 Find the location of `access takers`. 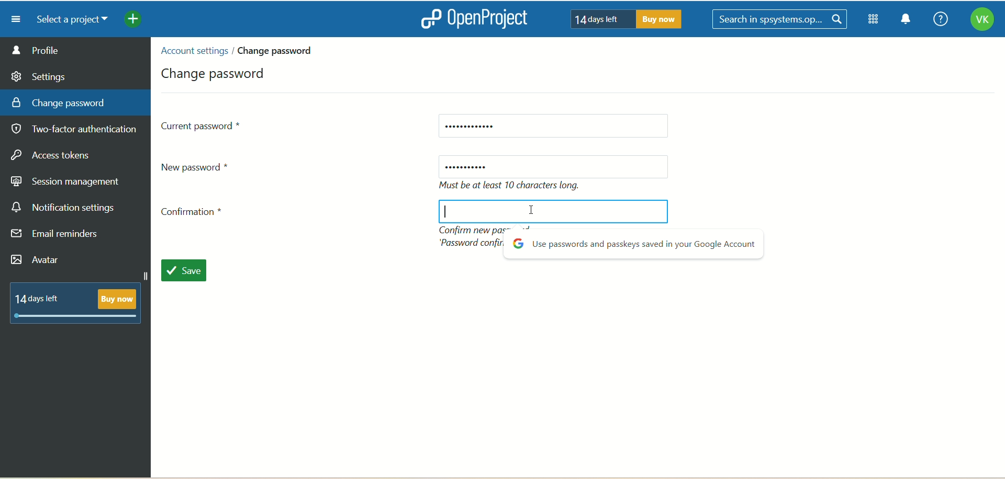

access takers is located at coordinates (55, 156).